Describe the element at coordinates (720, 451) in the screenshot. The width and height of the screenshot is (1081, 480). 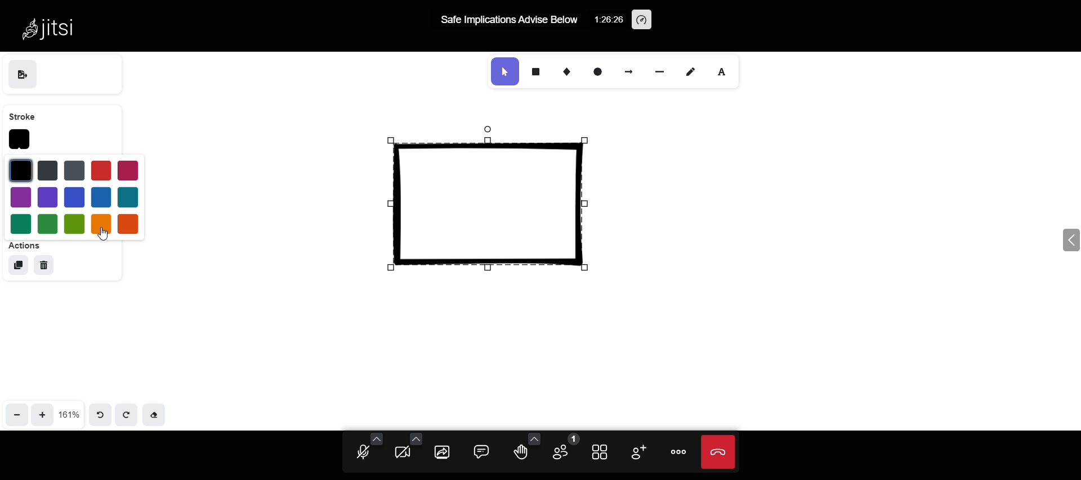
I see `end call` at that location.